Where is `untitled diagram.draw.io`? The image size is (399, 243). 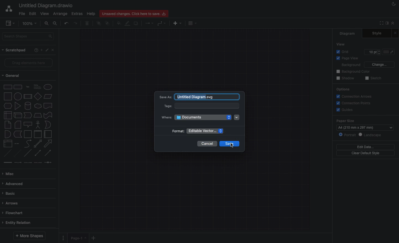 untitled diagram.draw.io is located at coordinates (207, 96).